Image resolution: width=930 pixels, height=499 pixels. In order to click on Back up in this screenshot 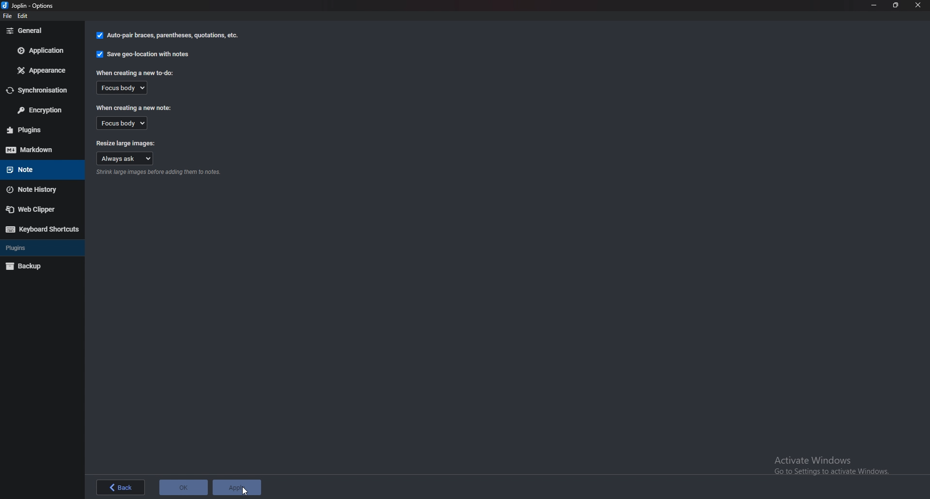, I will do `click(40, 265)`.